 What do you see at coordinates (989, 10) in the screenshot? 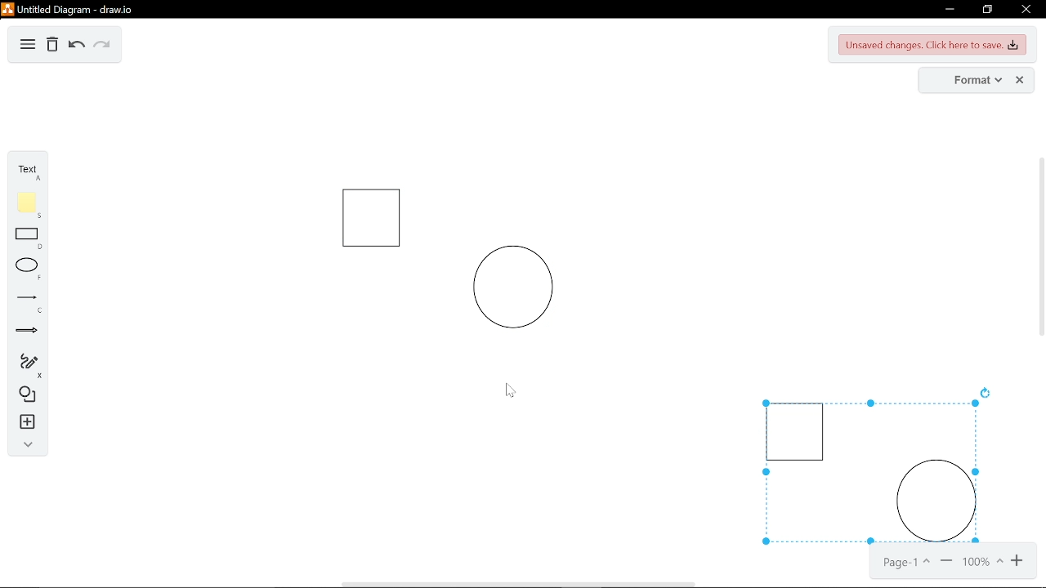
I see `restore down` at bounding box center [989, 10].